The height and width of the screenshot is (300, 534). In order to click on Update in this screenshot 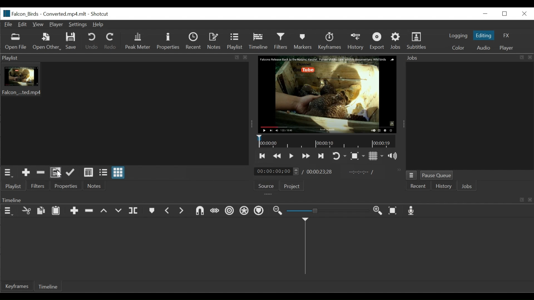, I will do `click(72, 173)`.